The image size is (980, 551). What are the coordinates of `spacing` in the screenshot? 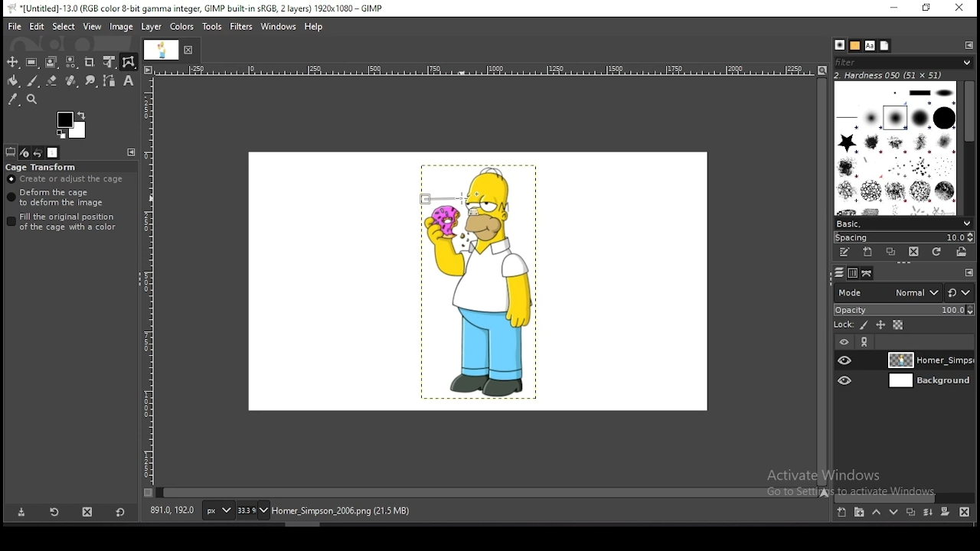 It's located at (903, 236).